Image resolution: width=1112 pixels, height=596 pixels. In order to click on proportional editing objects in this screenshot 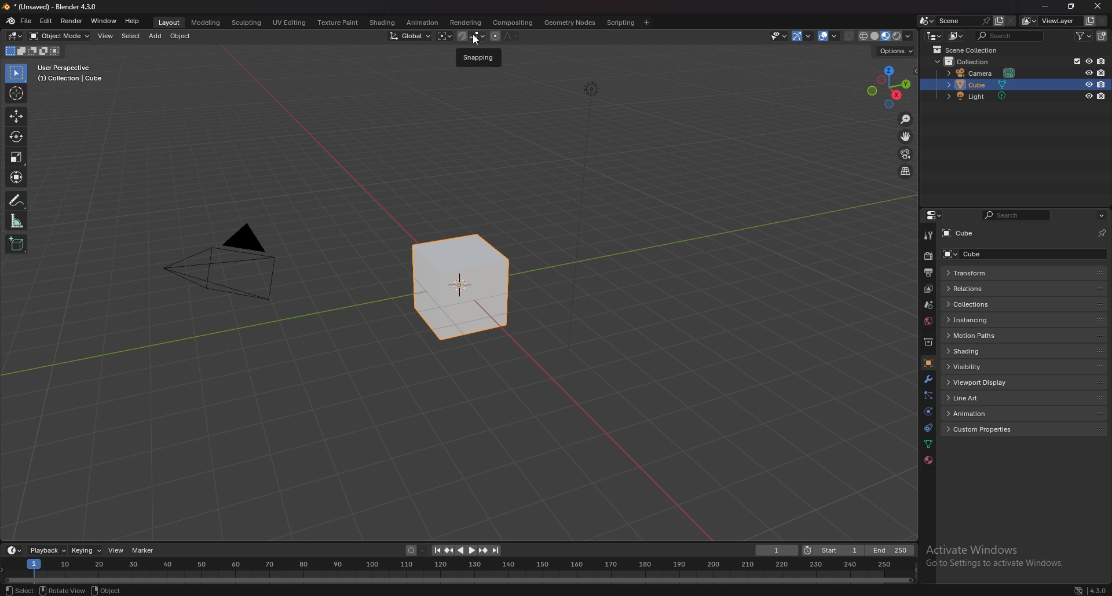, I will do `click(495, 36)`.